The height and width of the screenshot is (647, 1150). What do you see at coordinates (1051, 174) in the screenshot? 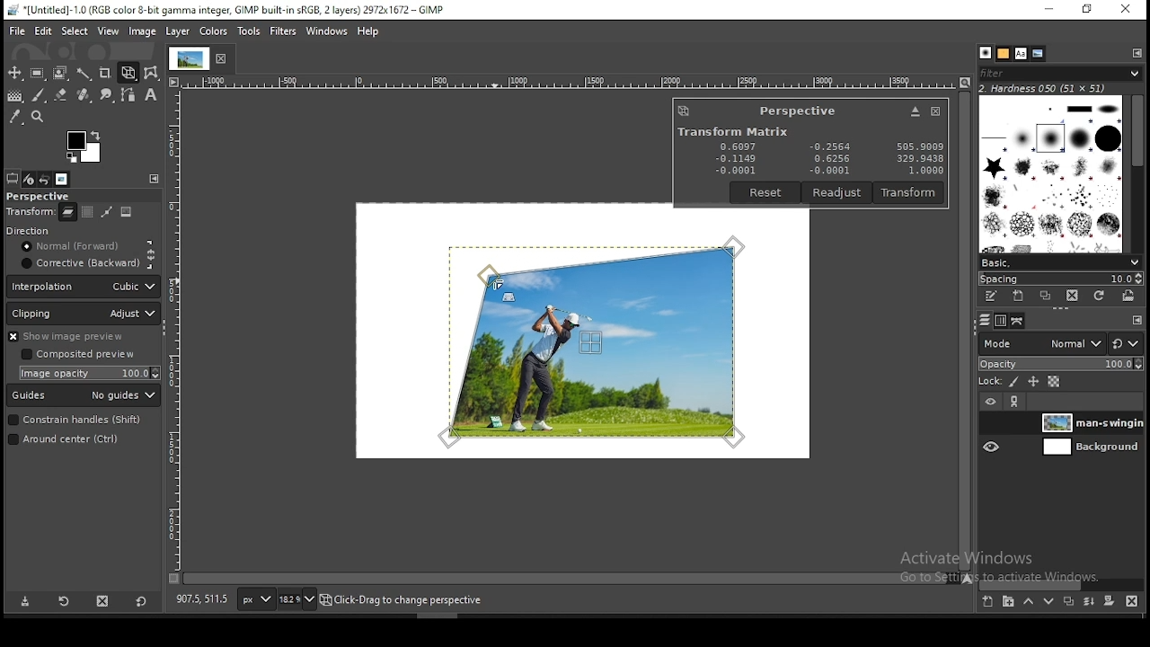
I see `brushes` at bounding box center [1051, 174].